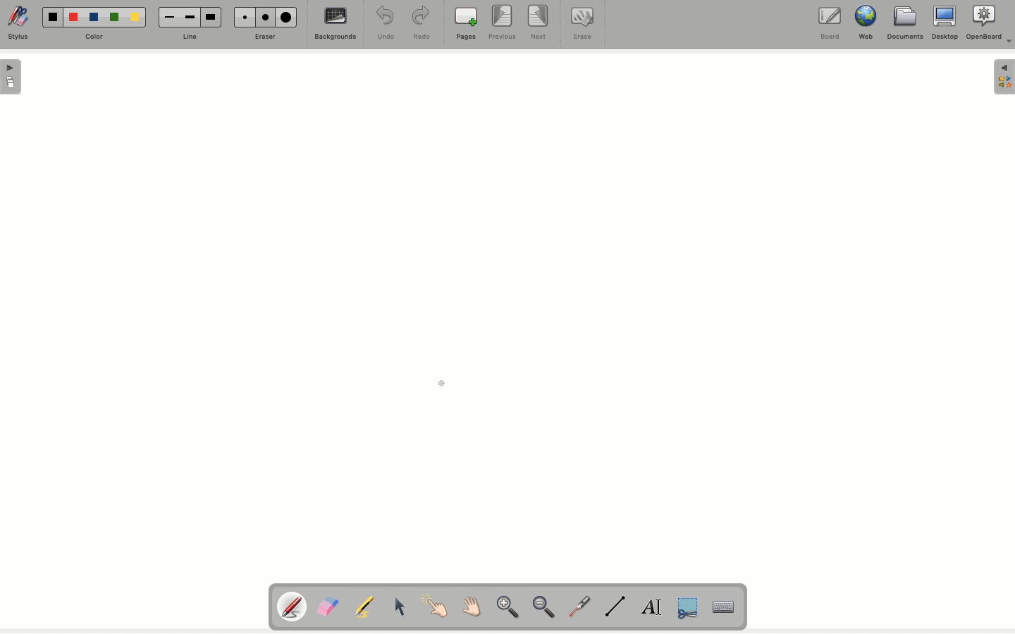 This screenshot has height=634, width=1015. Describe the element at coordinates (687, 609) in the screenshot. I see `Cut` at that location.